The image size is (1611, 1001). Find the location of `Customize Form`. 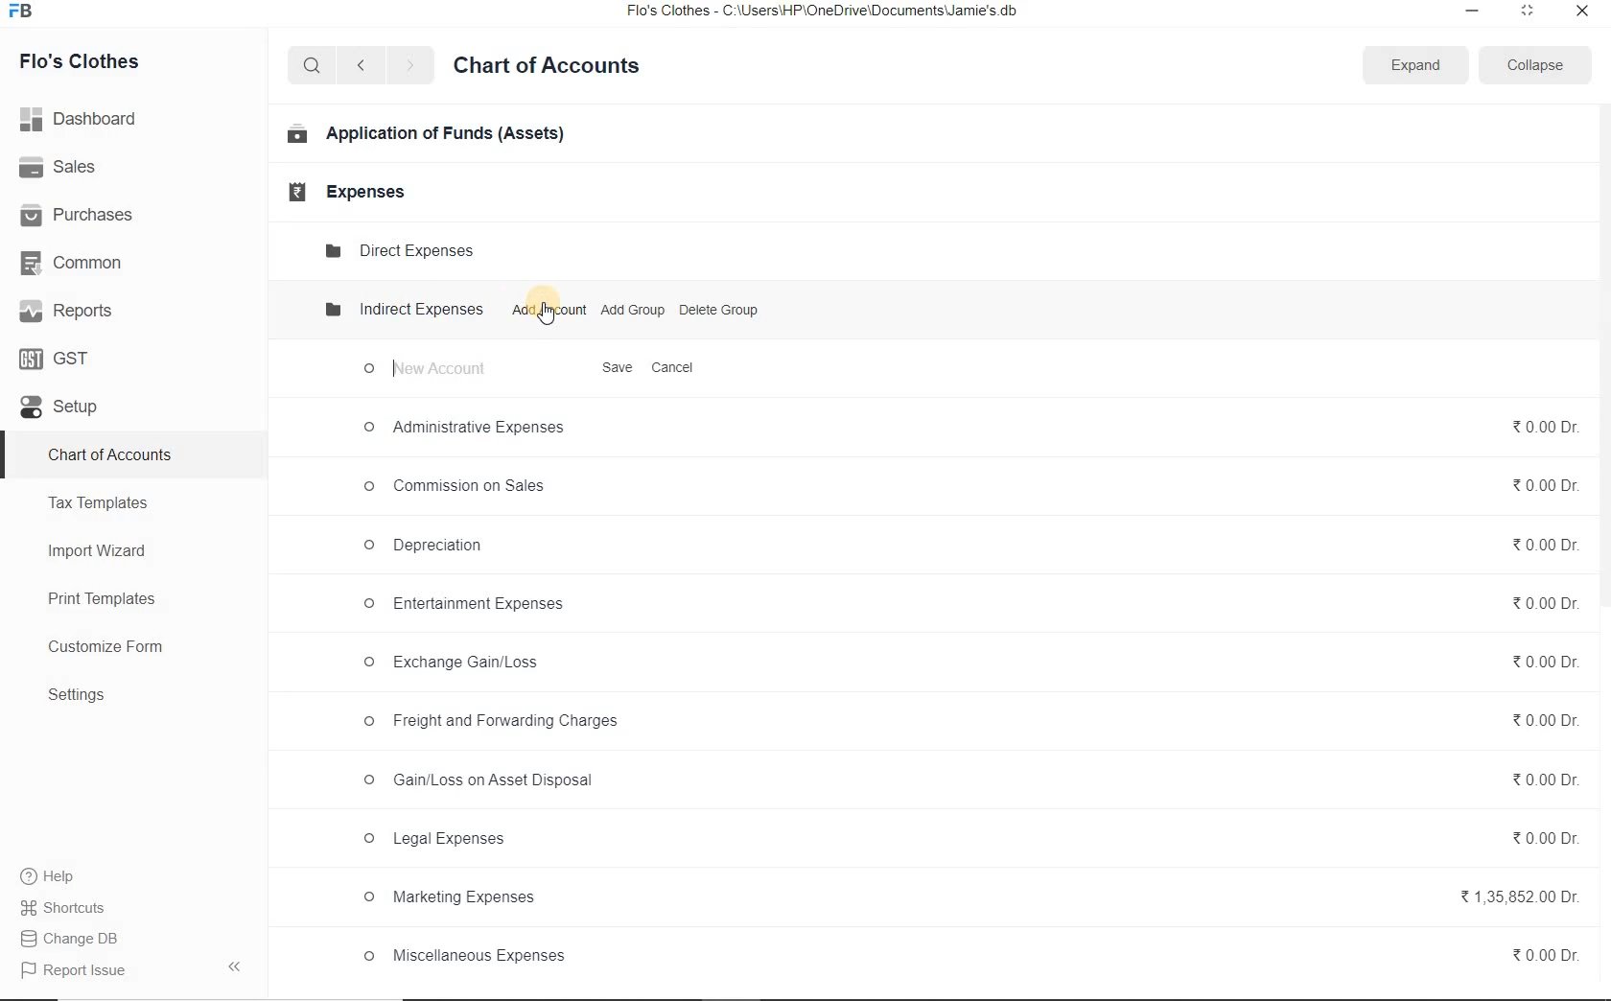

Customize Form is located at coordinates (106, 647).